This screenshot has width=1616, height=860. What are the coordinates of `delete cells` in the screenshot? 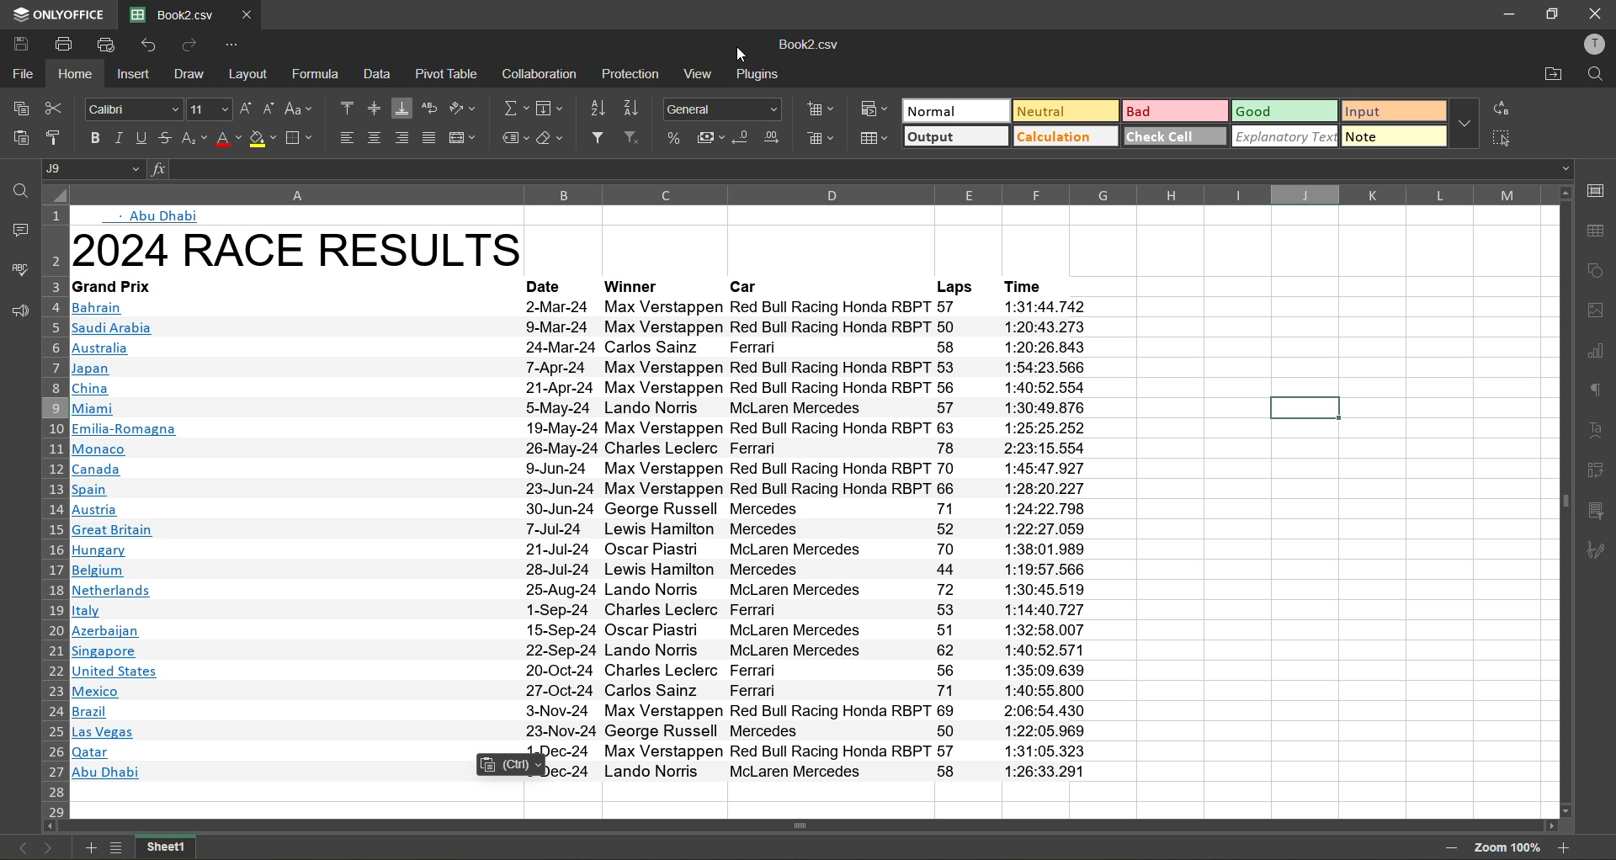 It's located at (825, 139).